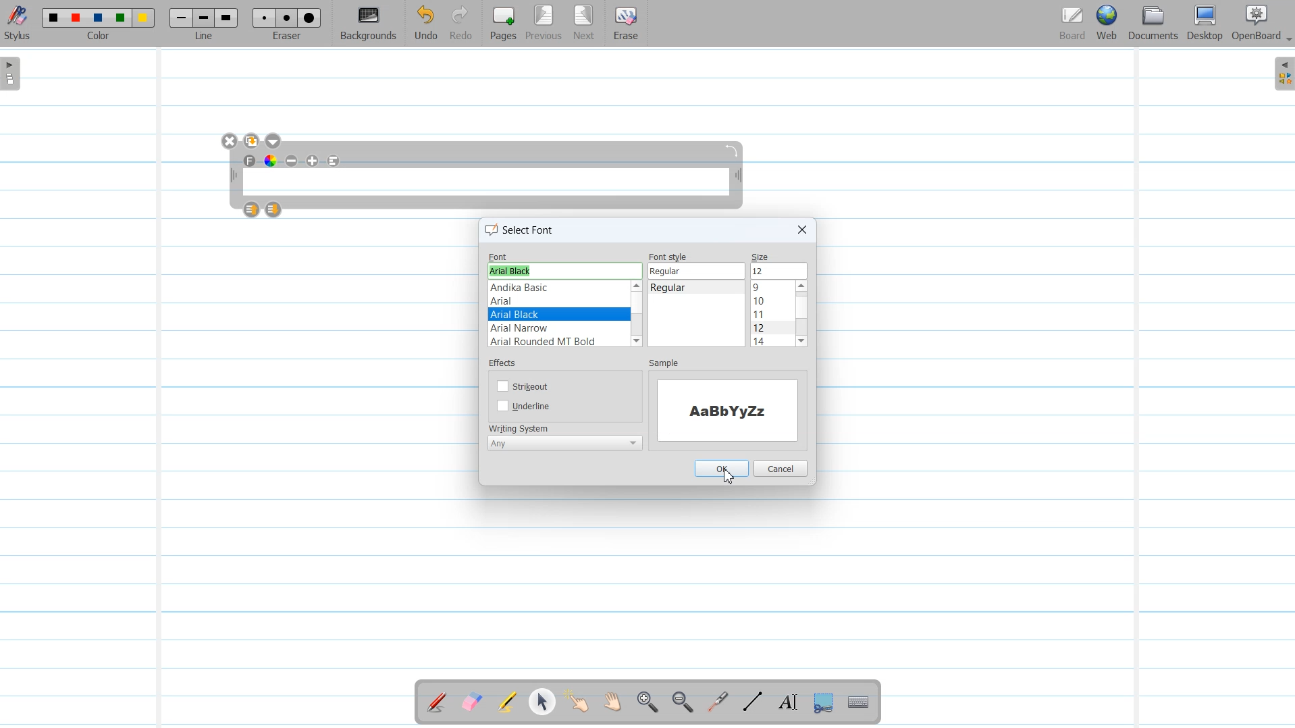 Image resolution: width=1295 pixels, height=728 pixels. Describe the element at coordinates (473, 703) in the screenshot. I see `Erase Annotation` at that location.